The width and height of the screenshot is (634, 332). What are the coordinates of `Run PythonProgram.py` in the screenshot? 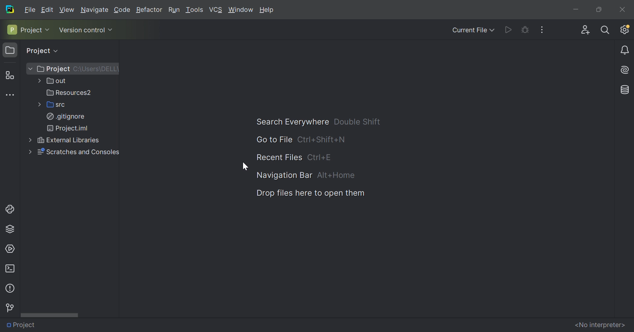 It's located at (509, 29).